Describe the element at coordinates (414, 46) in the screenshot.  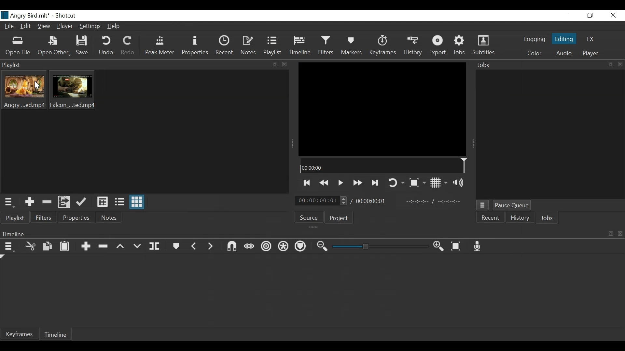
I see `History` at that location.